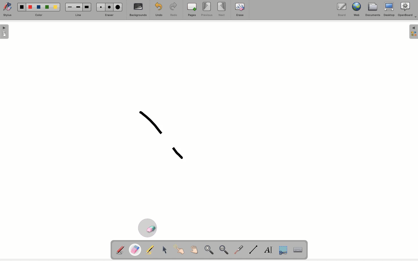 The width and height of the screenshot is (418, 261). Describe the element at coordinates (109, 15) in the screenshot. I see `Erase` at that location.